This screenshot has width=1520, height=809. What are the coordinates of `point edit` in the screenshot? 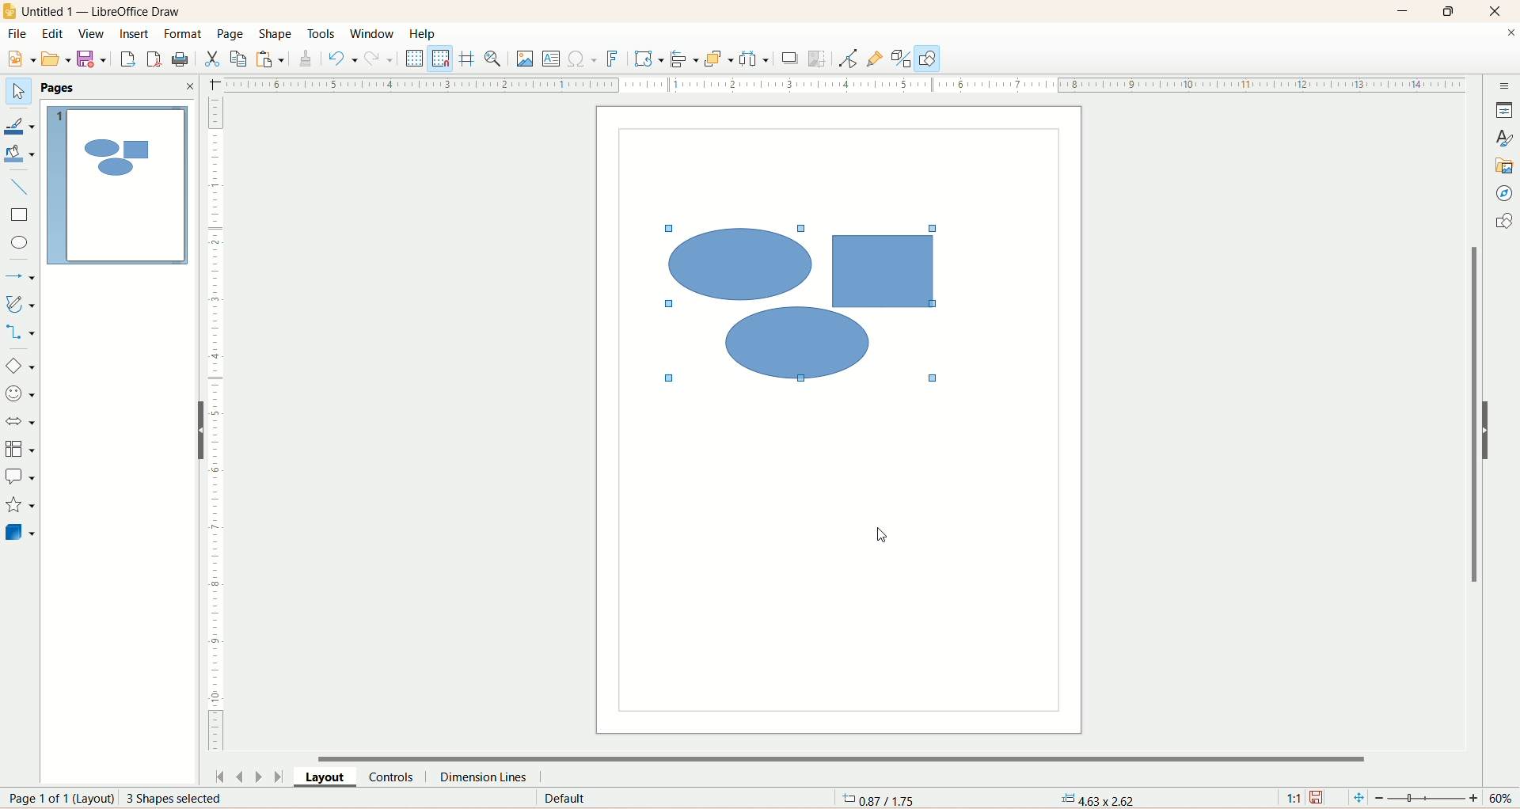 It's located at (845, 59).